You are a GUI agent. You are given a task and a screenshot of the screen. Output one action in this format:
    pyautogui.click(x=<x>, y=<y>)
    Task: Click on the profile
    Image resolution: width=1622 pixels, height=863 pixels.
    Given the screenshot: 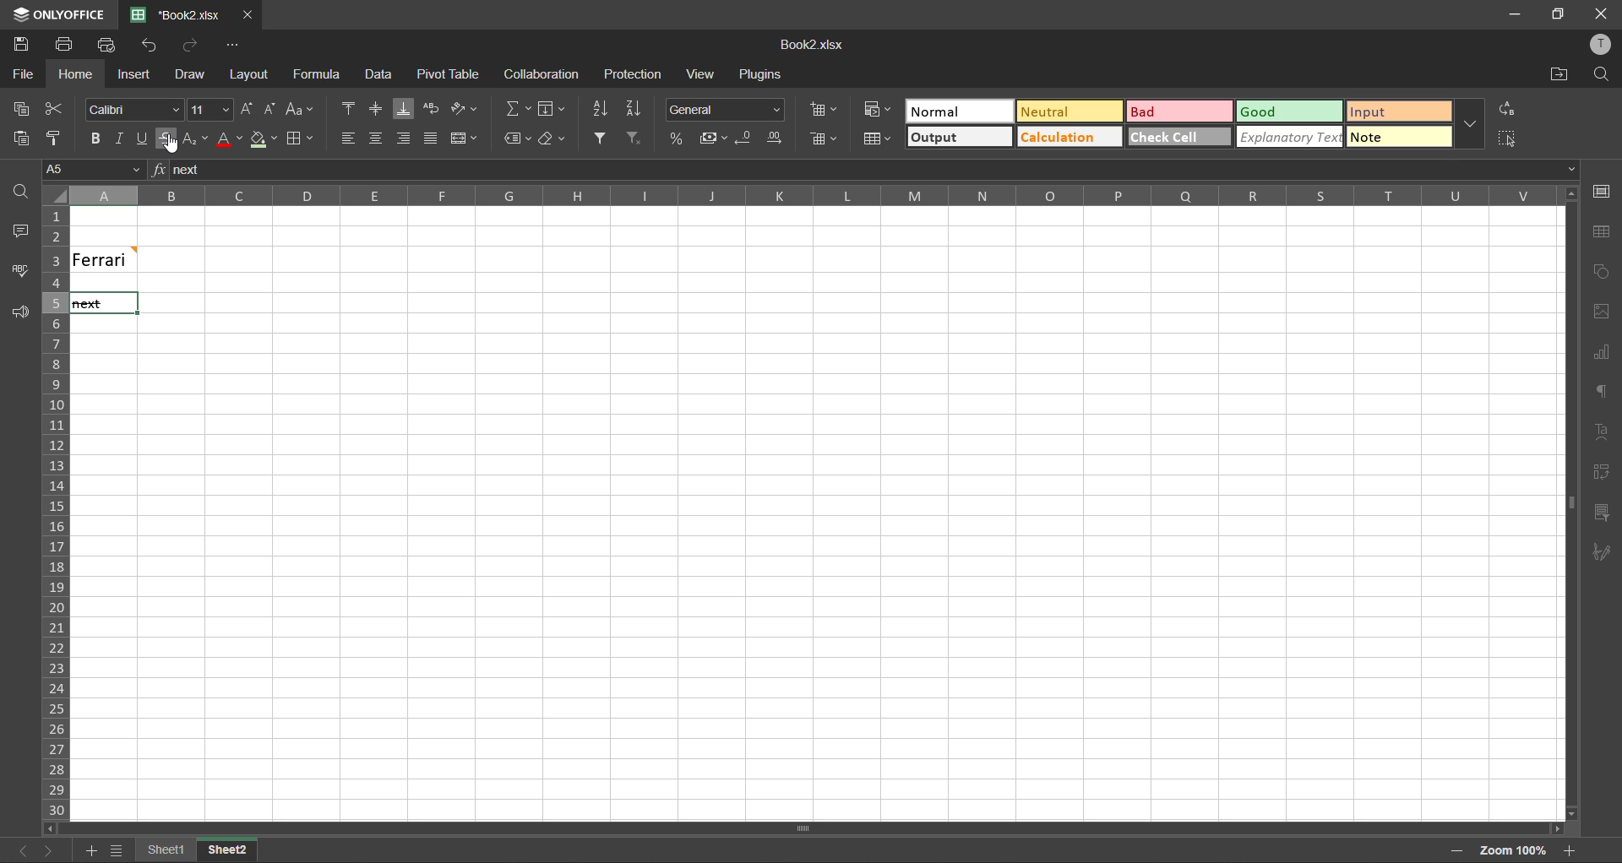 What is the action you would take?
    pyautogui.click(x=1603, y=46)
    